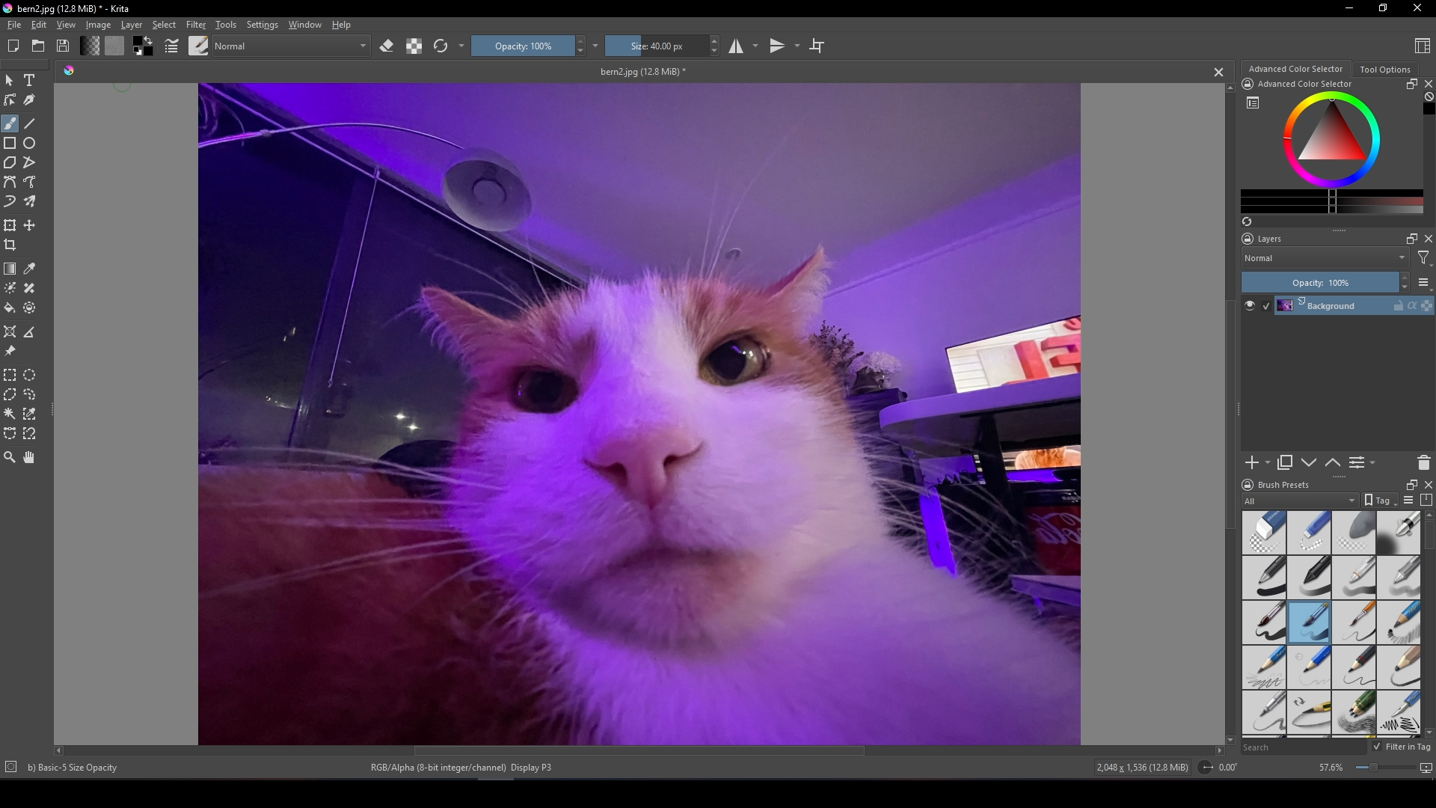 The height and width of the screenshot is (808, 1436). I want to click on Close brush docker, so click(1427, 485).